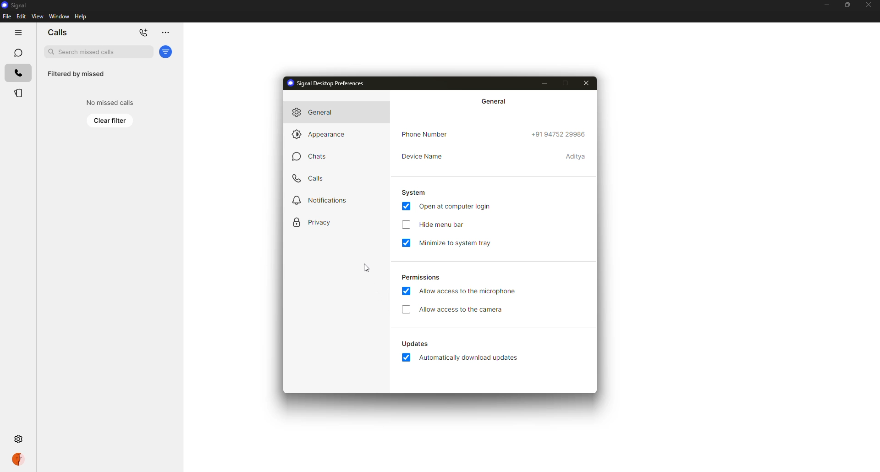 The image size is (880, 472). Describe the element at coordinates (577, 156) in the screenshot. I see `device name` at that location.